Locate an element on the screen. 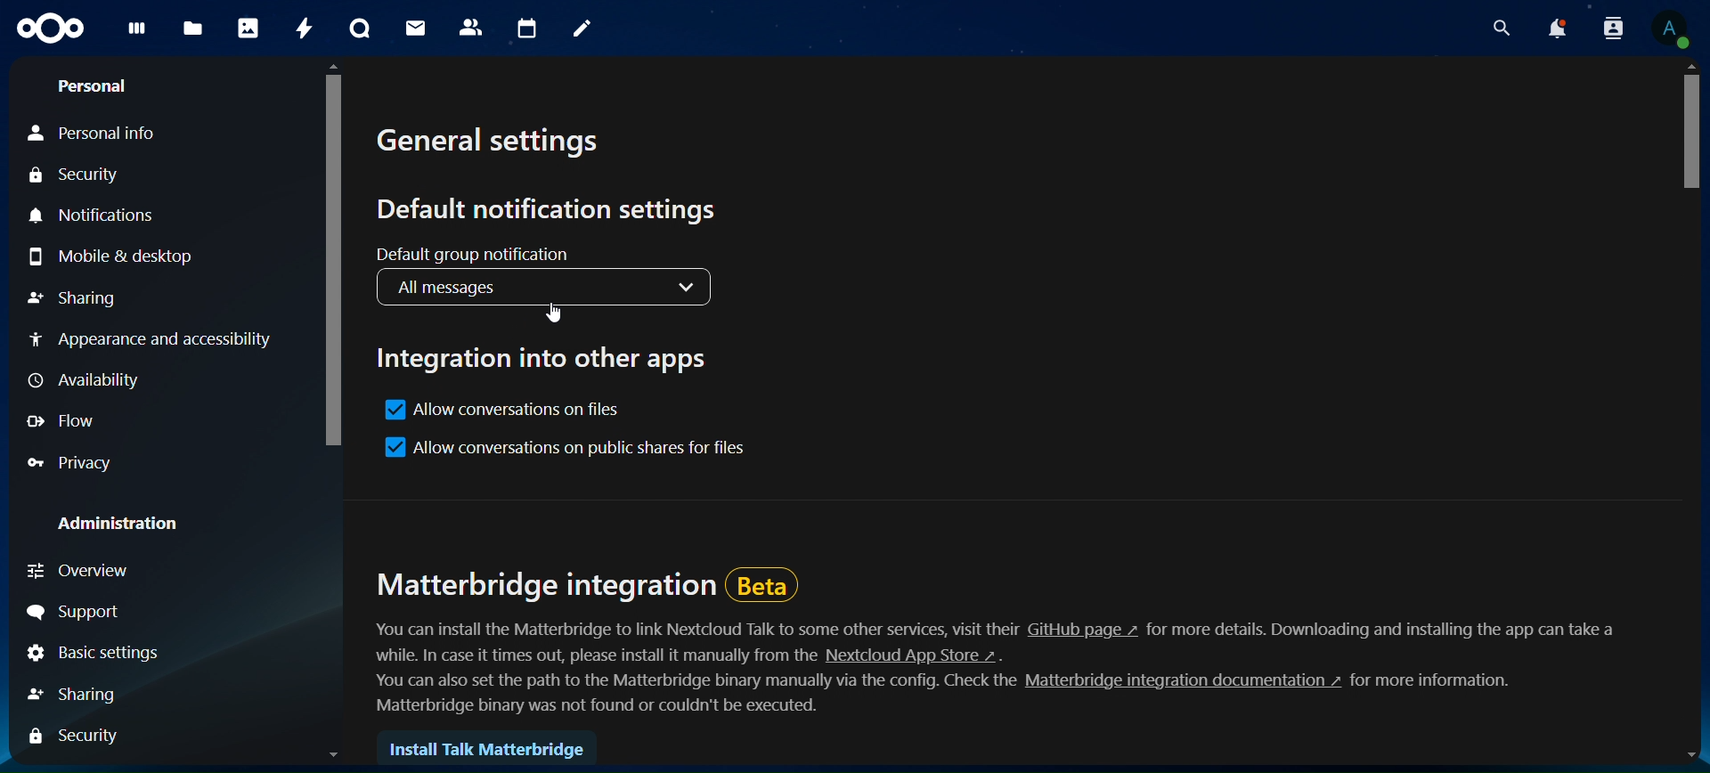 Image resolution: width=1710 pixels, height=773 pixels. photos is located at coordinates (248, 28).